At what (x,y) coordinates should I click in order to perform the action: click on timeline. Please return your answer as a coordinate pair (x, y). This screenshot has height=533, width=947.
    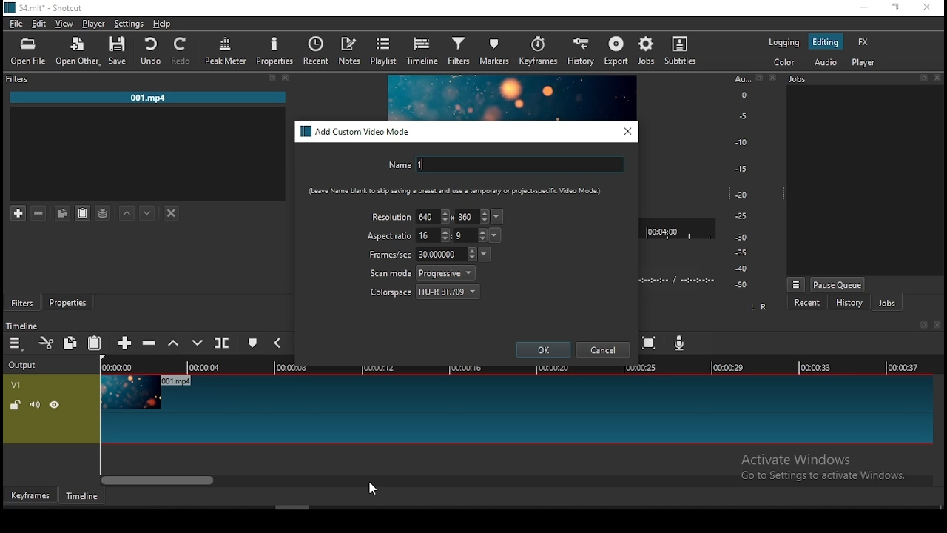
    Looking at the image, I should click on (21, 326).